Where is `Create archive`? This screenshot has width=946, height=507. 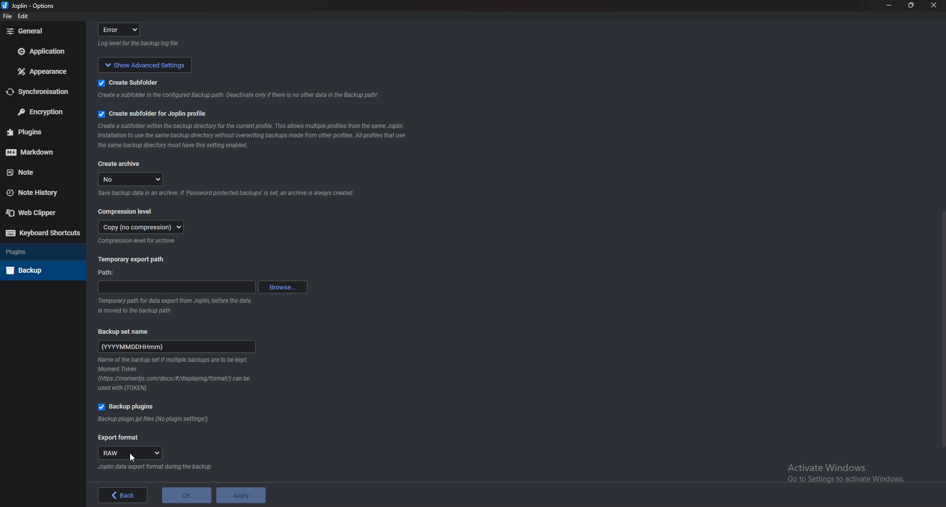
Create archive is located at coordinates (120, 164).